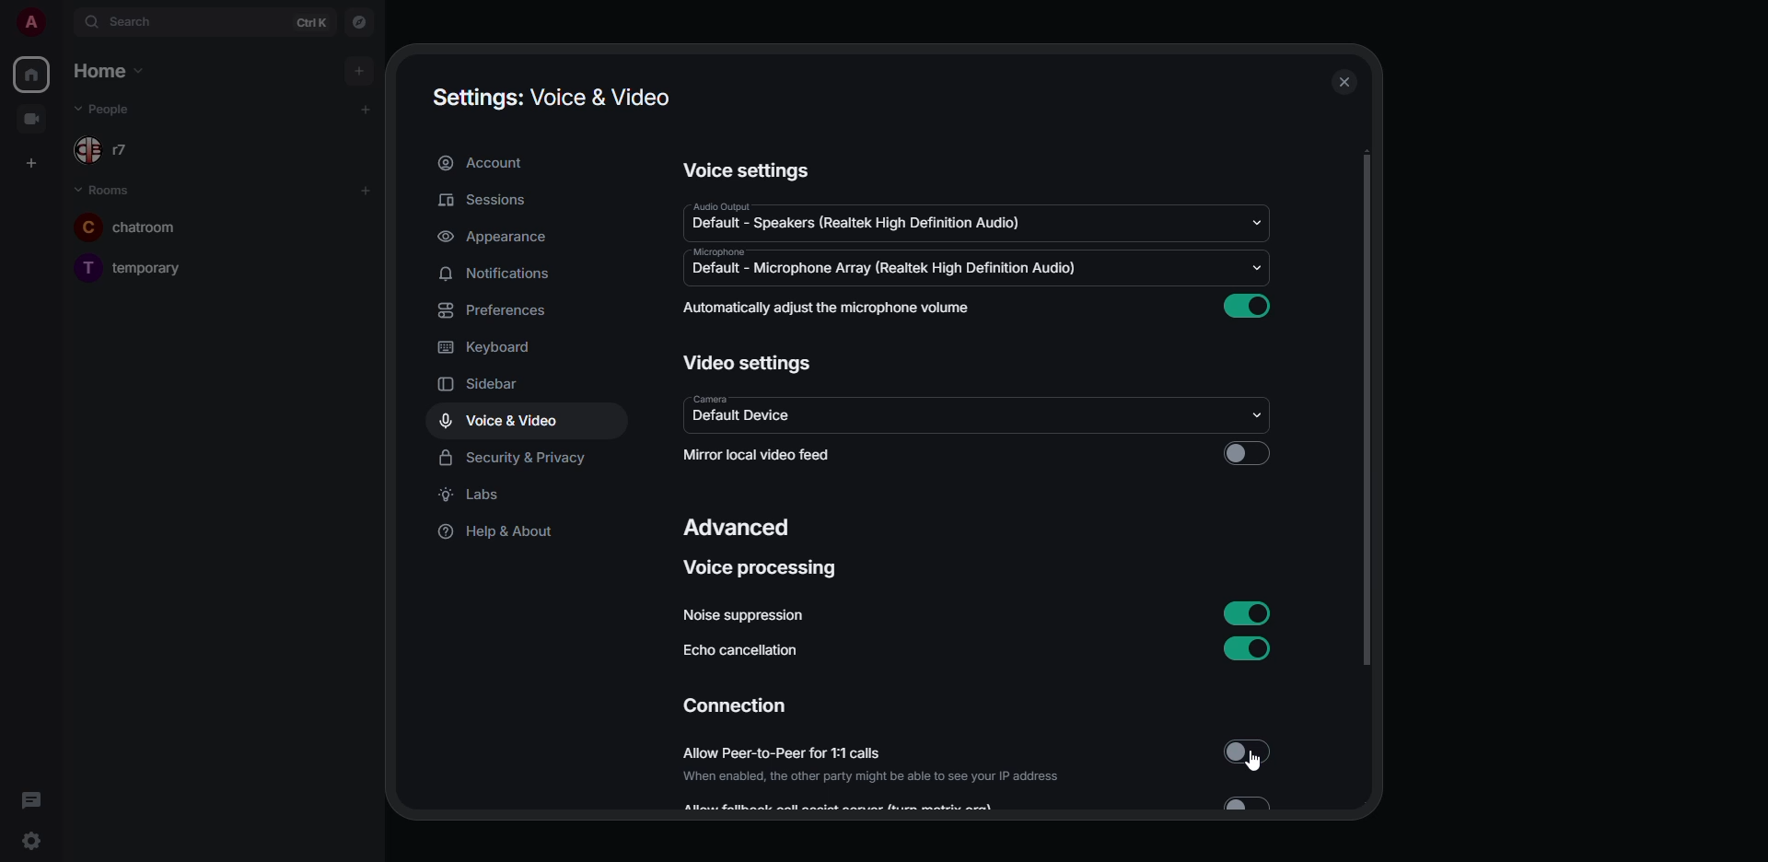 This screenshot has width=1768, height=862. I want to click on temporary, so click(134, 266).